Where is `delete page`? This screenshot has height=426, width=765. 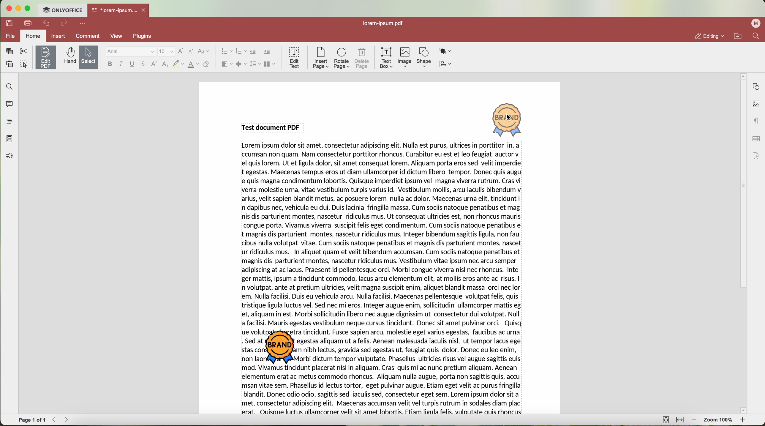 delete page is located at coordinates (362, 59).